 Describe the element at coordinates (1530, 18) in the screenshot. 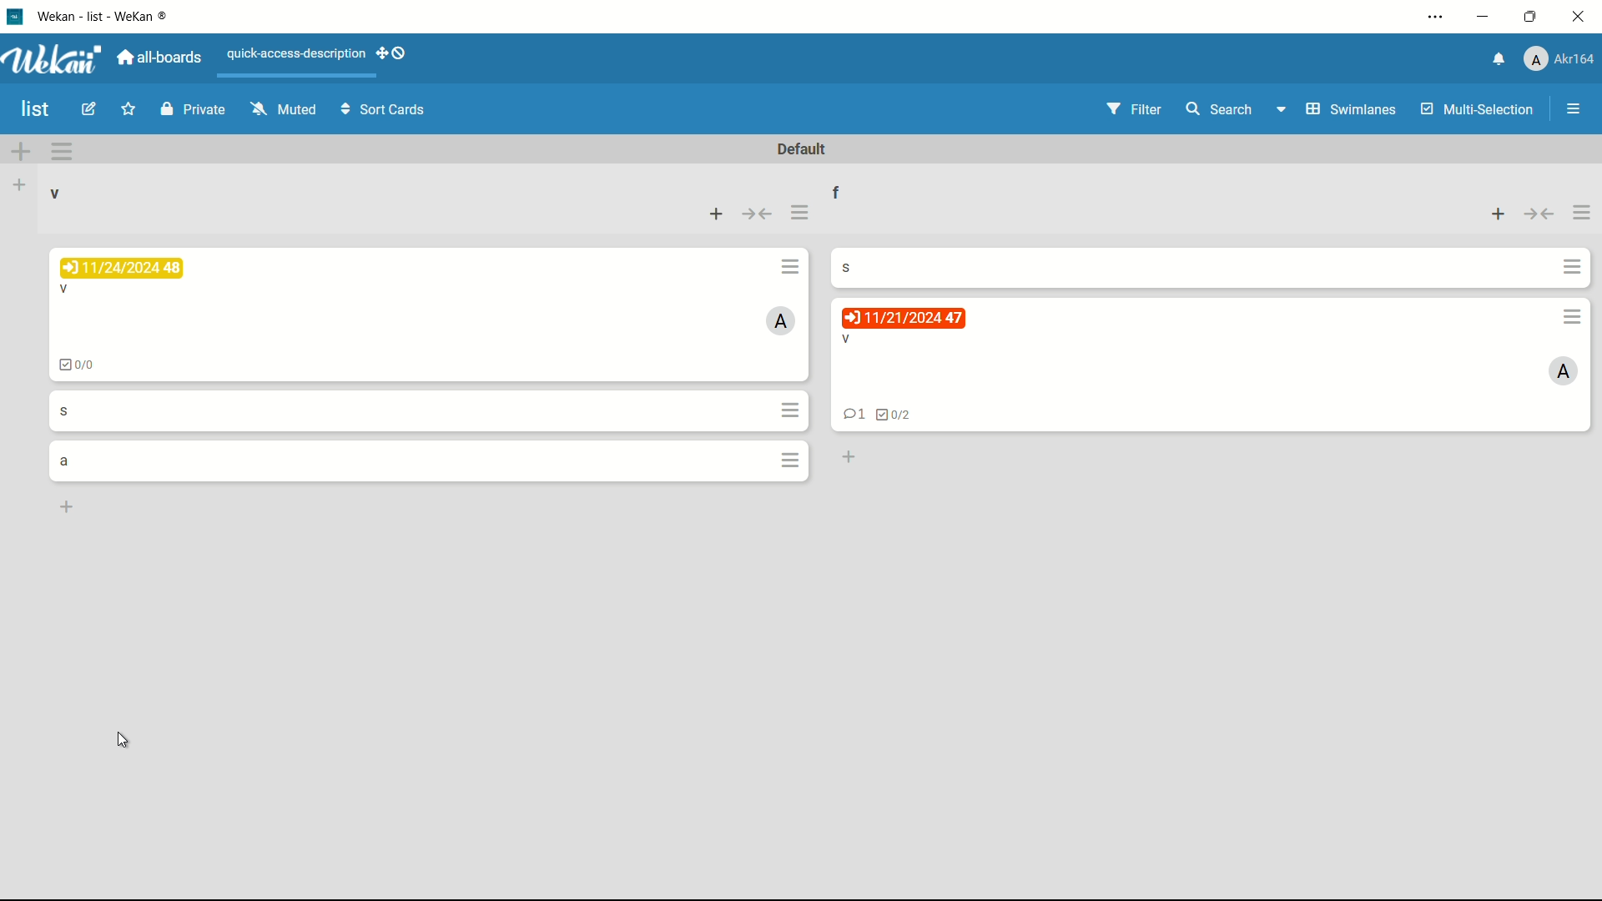

I see `maximize` at that location.